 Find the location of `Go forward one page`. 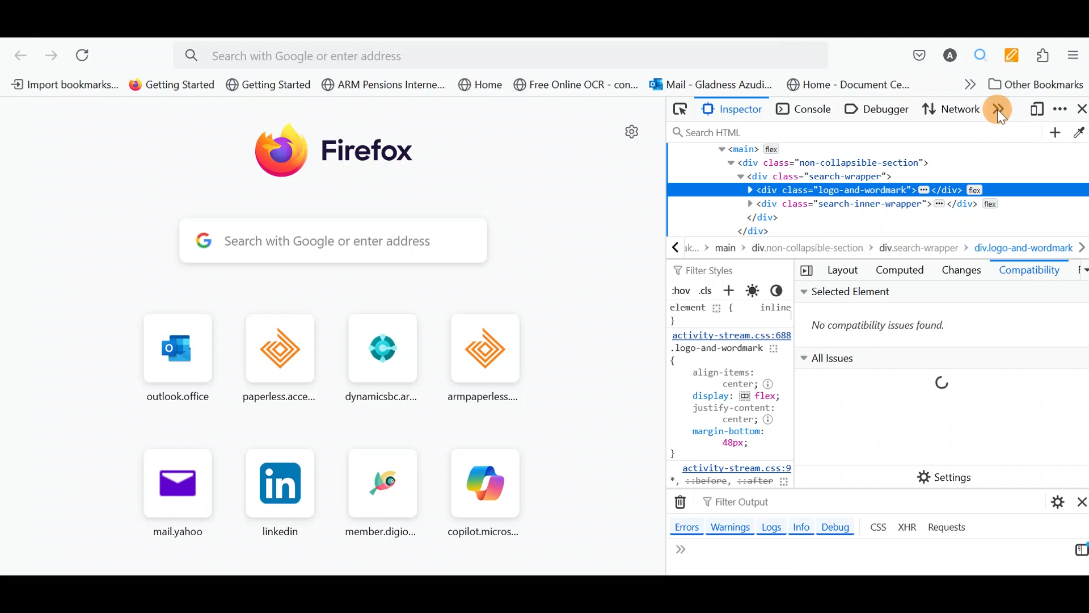

Go forward one page is located at coordinates (50, 56).